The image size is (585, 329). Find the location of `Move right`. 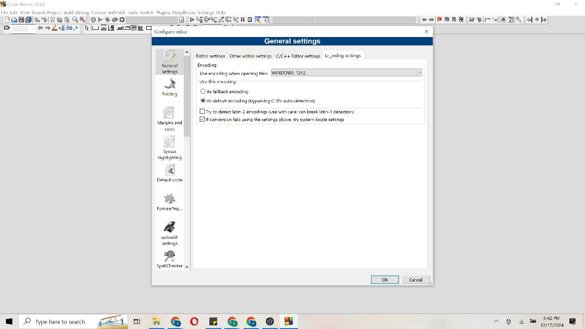

Move right is located at coordinates (48, 28).